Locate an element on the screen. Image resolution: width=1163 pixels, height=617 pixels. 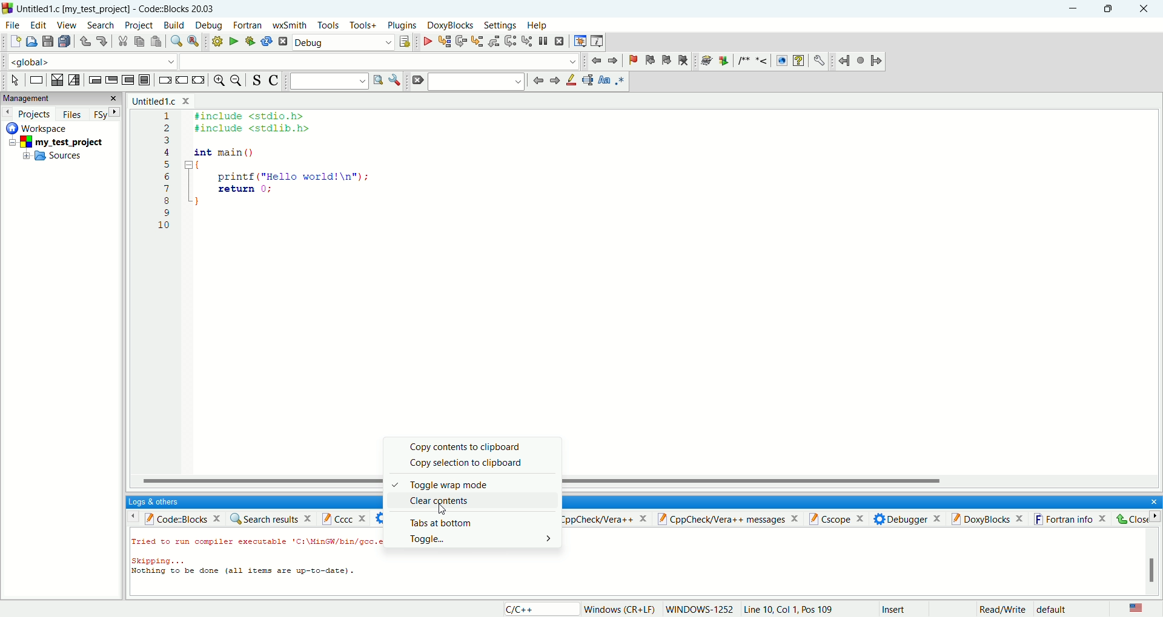
maximize is located at coordinates (1109, 8).